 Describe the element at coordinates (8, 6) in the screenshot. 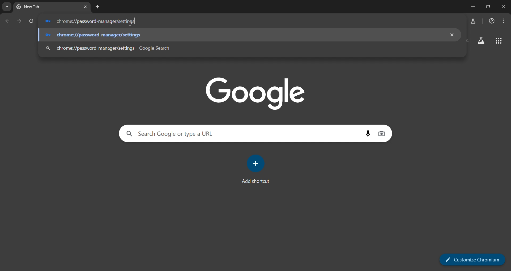

I see `search tabs` at that location.